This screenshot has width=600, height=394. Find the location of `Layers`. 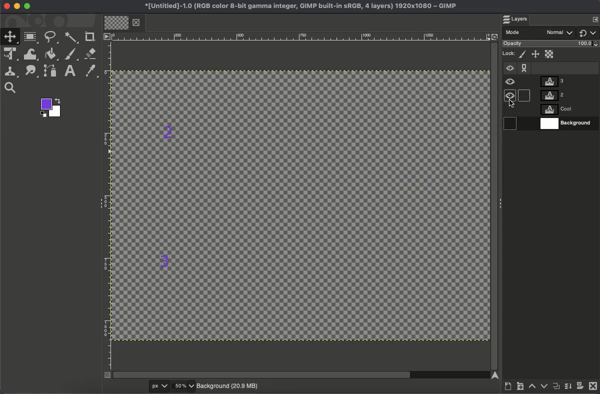

Layers is located at coordinates (566, 102).